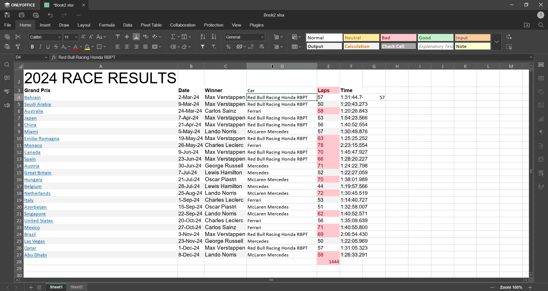 The image size is (548, 291). Describe the element at coordinates (436, 37) in the screenshot. I see `good` at that location.